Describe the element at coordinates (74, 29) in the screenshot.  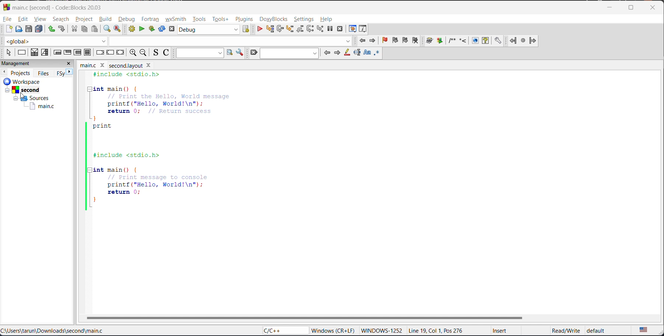
I see `cut` at that location.